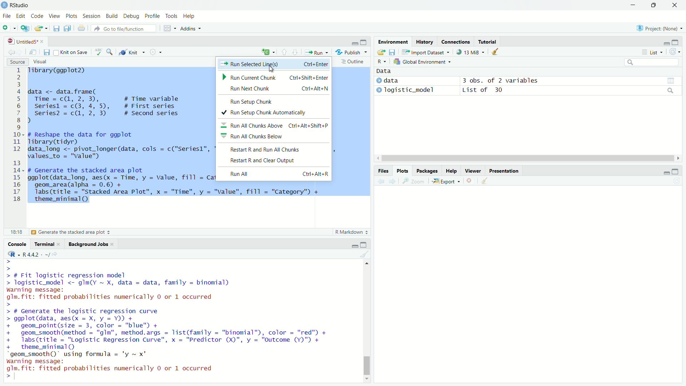 The width and height of the screenshot is (686, 386). Describe the element at coordinates (16, 232) in the screenshot. I see `6:42` at that location.